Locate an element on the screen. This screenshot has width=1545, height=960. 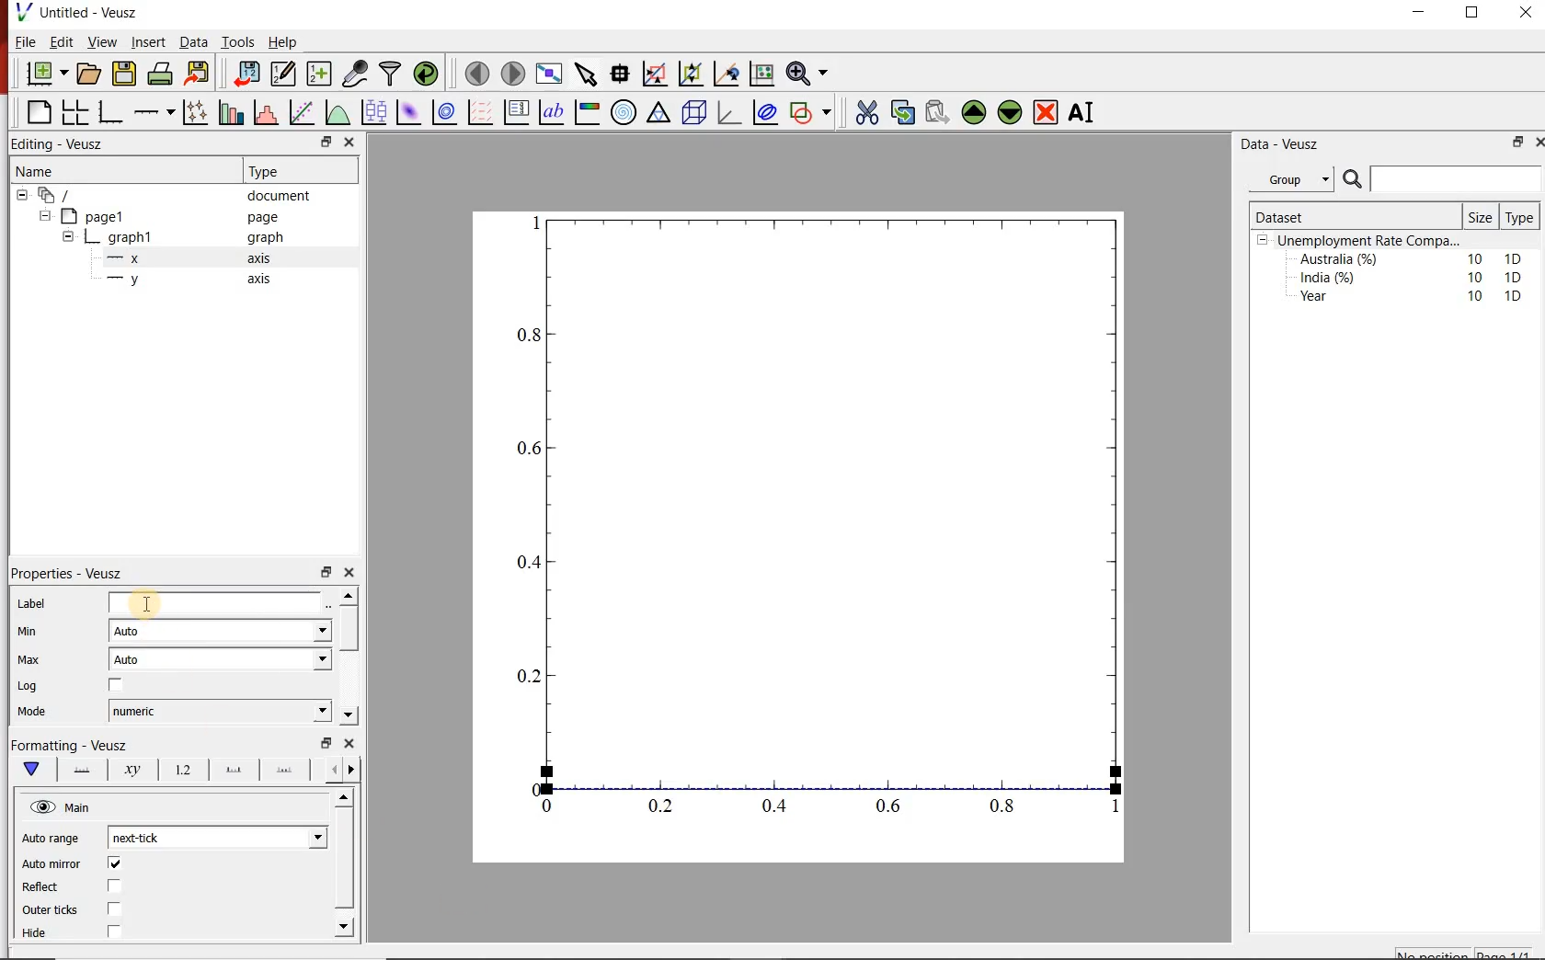
zoom funtions is located at coordinates (810, 72).